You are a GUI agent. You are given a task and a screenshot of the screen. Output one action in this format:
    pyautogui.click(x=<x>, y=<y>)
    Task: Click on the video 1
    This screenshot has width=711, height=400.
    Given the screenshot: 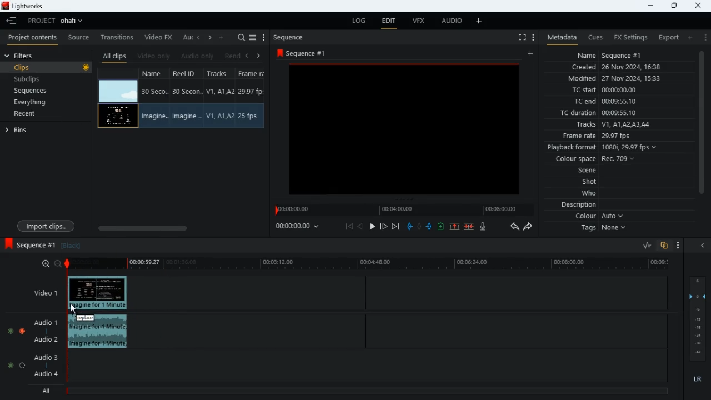 What is the action you would take?
    pyautogui.click(x=42, y=292)
    